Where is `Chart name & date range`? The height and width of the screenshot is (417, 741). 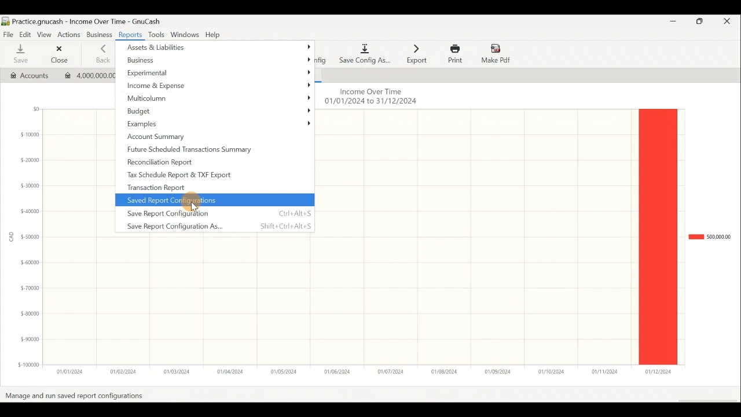
Chart name & date range is located at coordinates (369, 97).